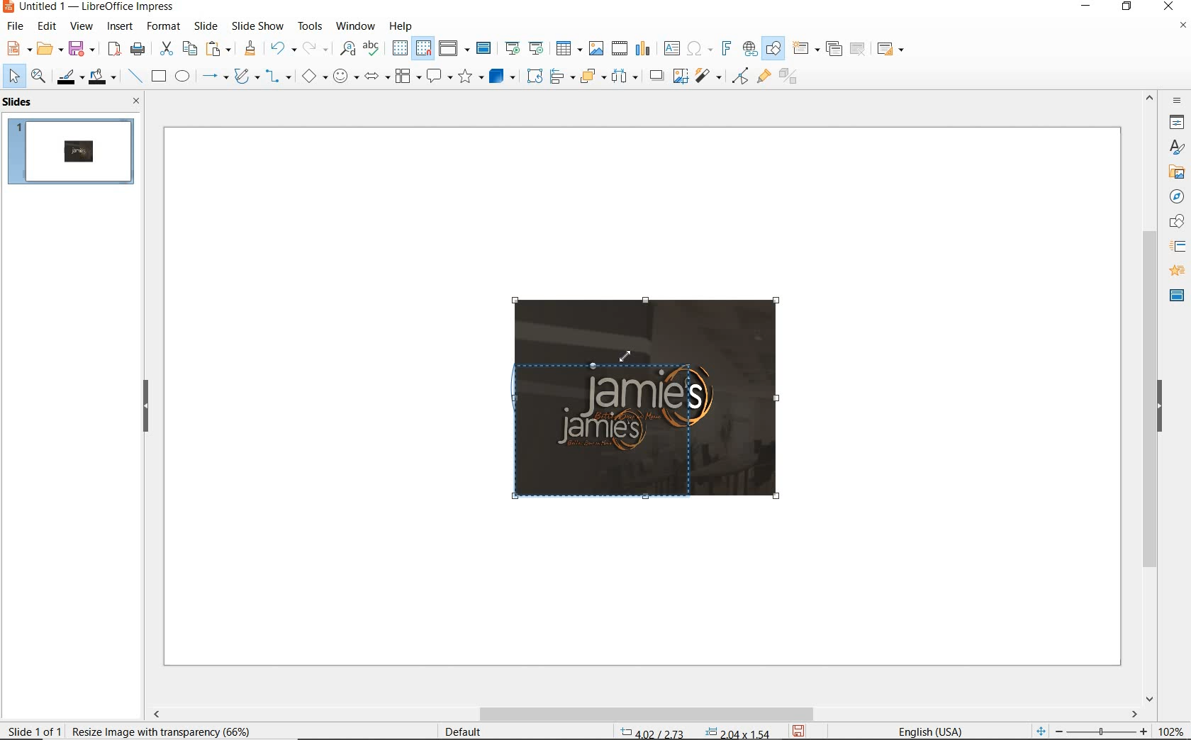 The width and height of the screenshot is (1191, 740). I want to click on line color, so click(69, 77).